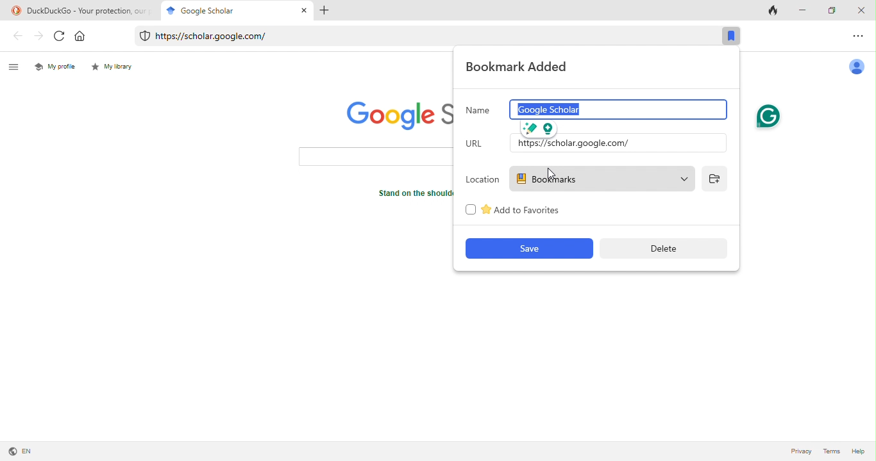 This screenshot has width=876, height=461. I want to click on google scholar logo, so click(394, 115).